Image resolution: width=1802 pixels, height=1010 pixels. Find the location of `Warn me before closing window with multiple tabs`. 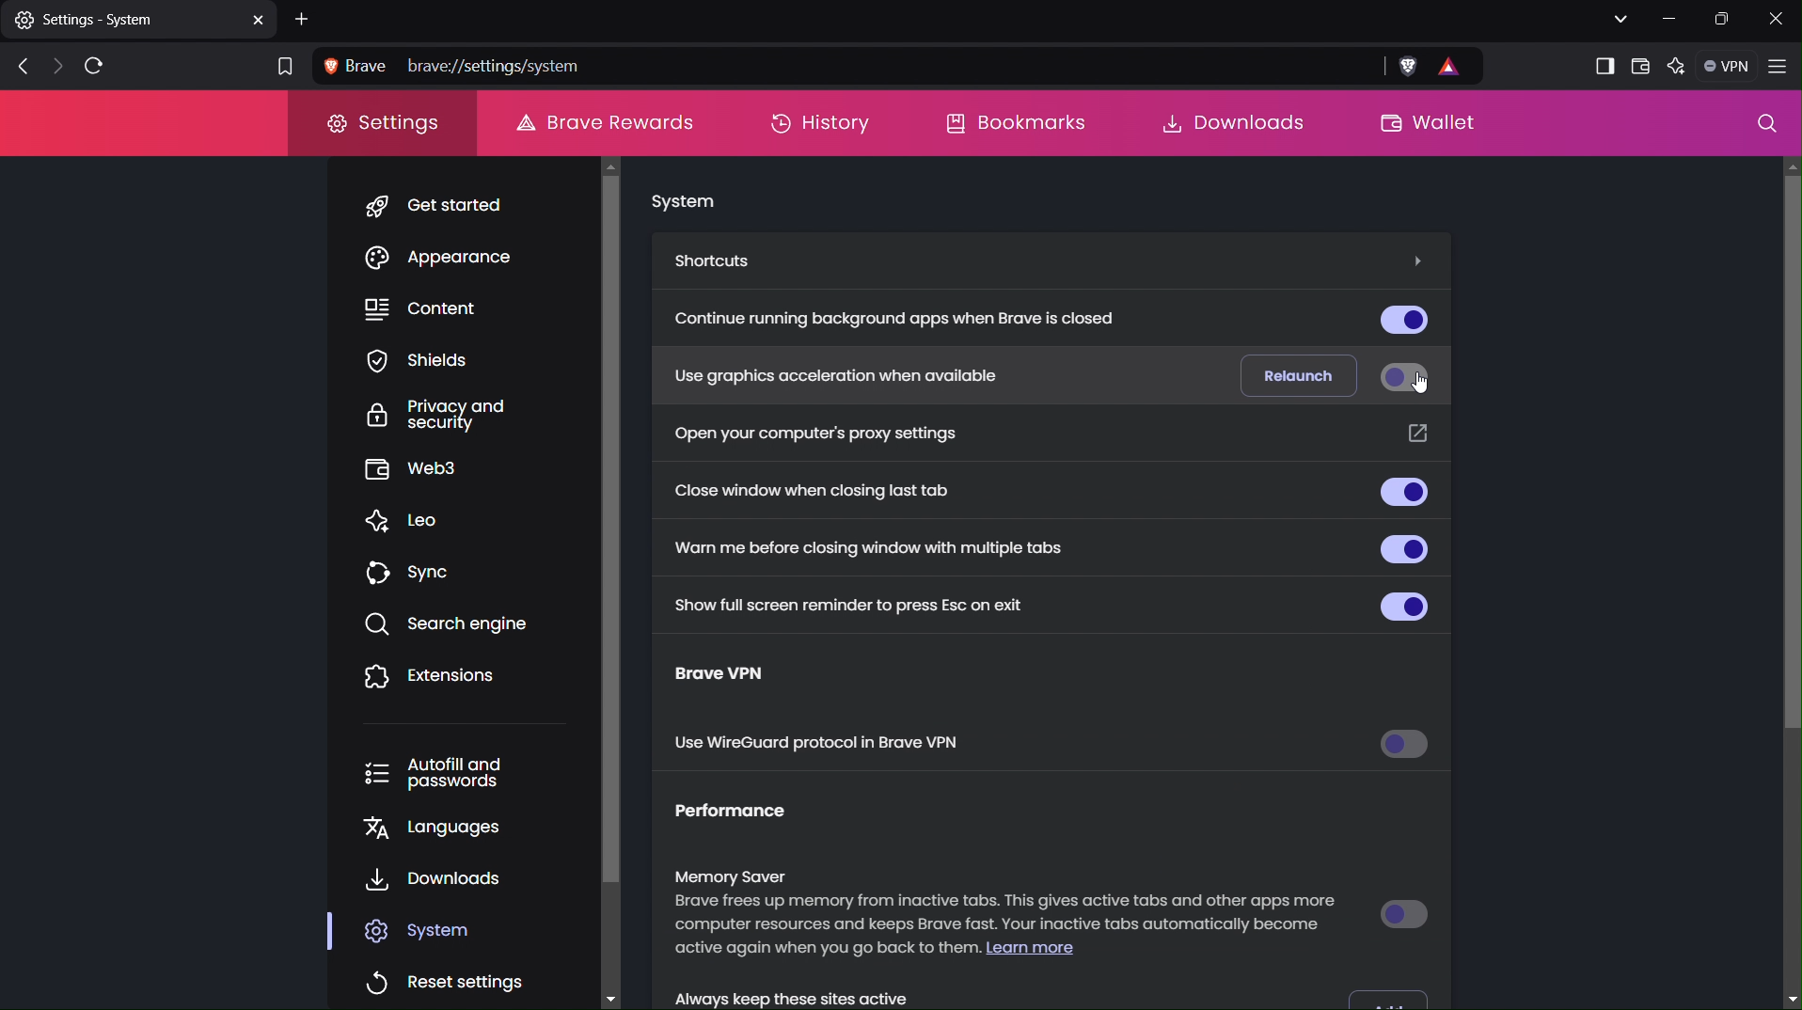

Warn me before closing window with multiple tabs is located at coordinates (871, 546).